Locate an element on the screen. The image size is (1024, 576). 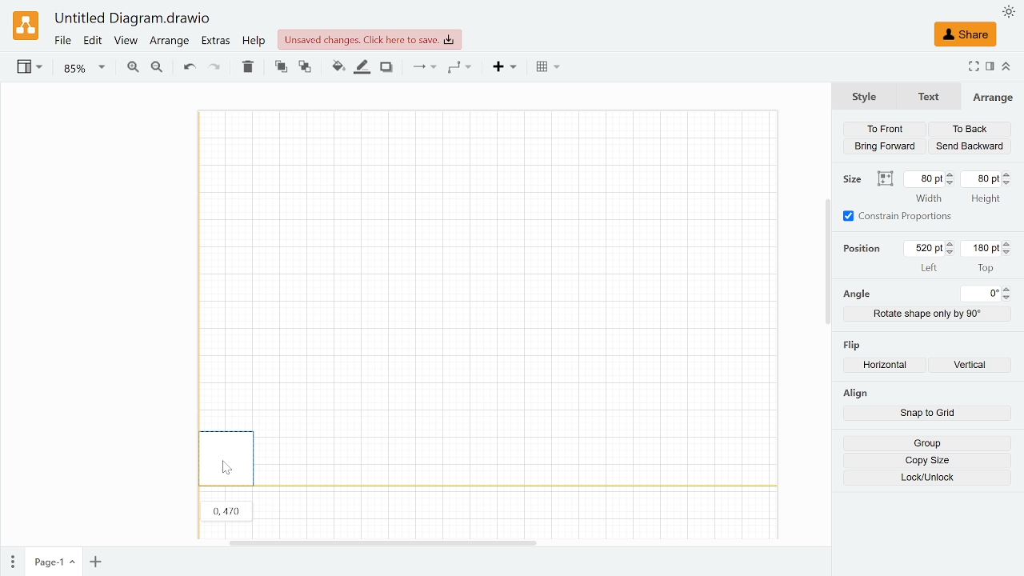
Constrain proportions is located at coordinates (898, 216).